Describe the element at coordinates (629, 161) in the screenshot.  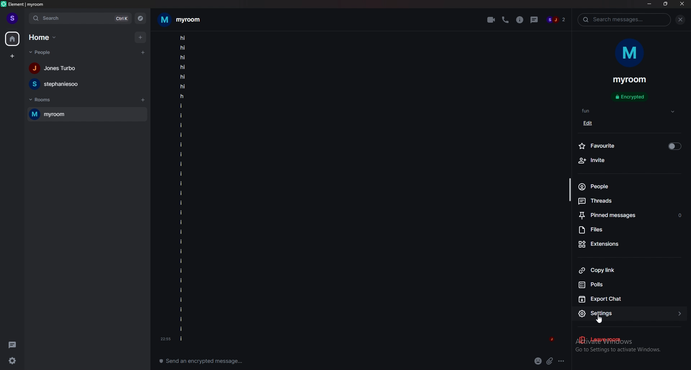
I see `invite` at that location.